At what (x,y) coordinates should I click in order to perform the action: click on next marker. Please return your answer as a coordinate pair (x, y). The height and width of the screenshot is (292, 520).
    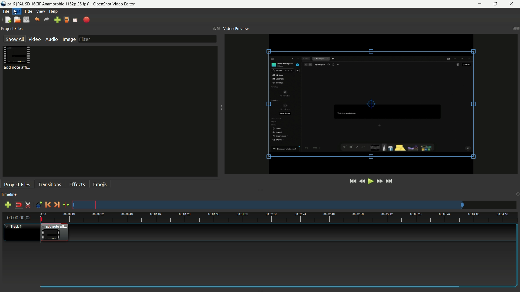
    Looking at the image, I should click on (57, 204).